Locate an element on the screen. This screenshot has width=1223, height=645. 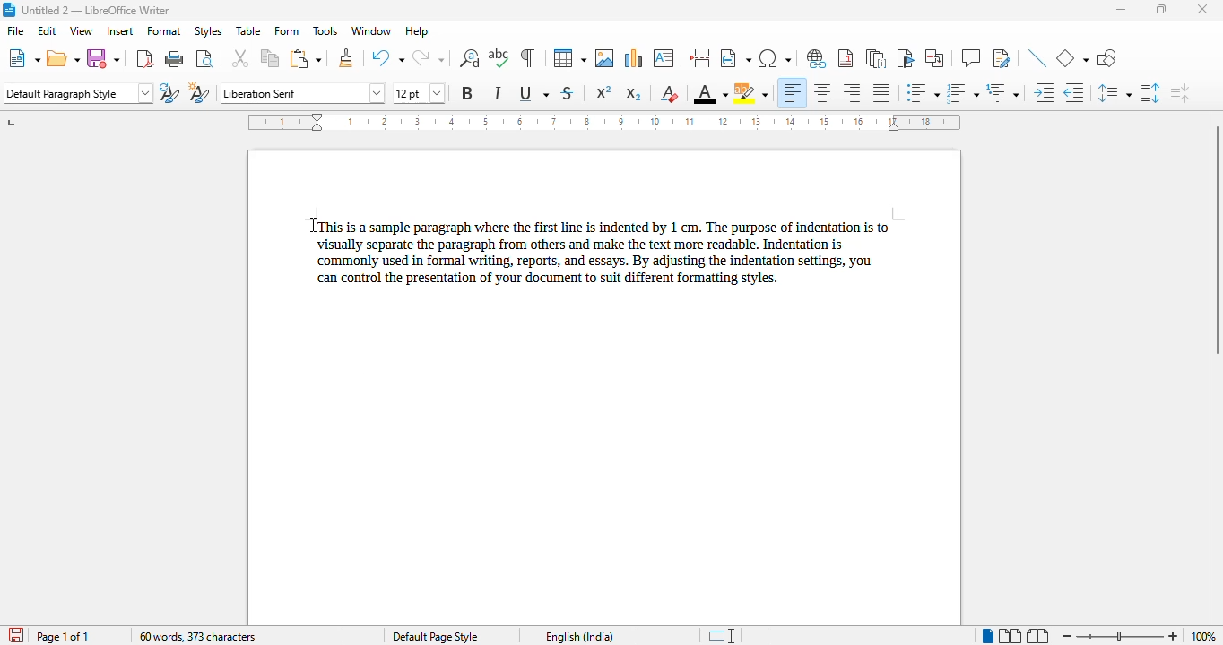
underline is located at coordinates (533, 94).